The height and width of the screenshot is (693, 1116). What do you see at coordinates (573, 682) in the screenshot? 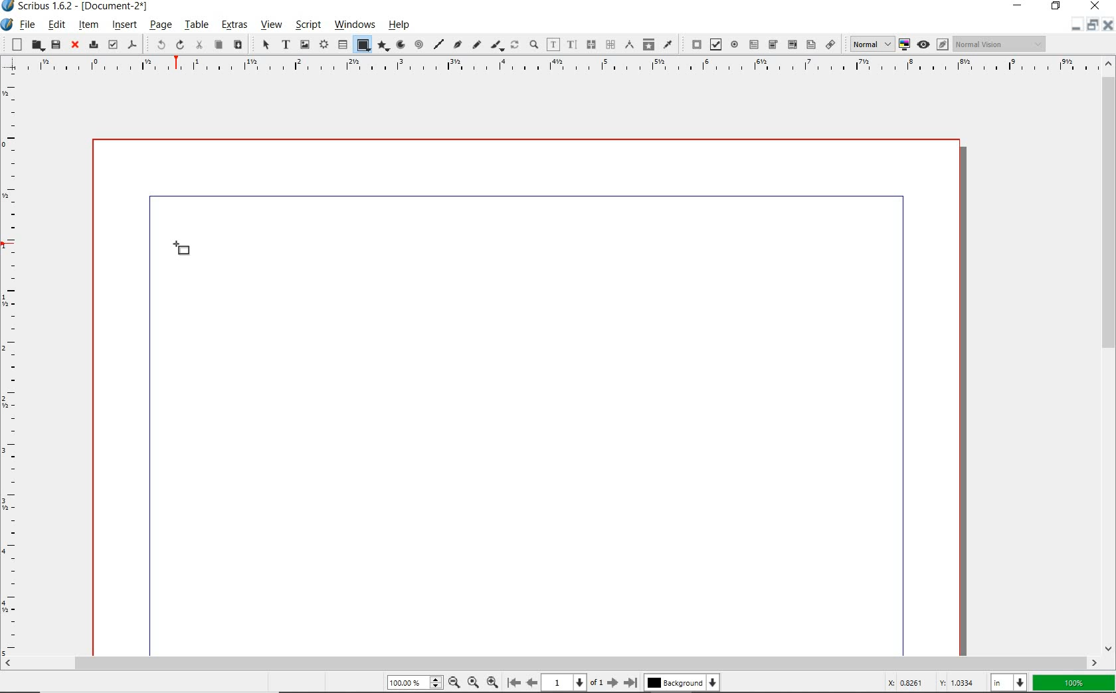
I see `current page` at bounding box center [573, 682].